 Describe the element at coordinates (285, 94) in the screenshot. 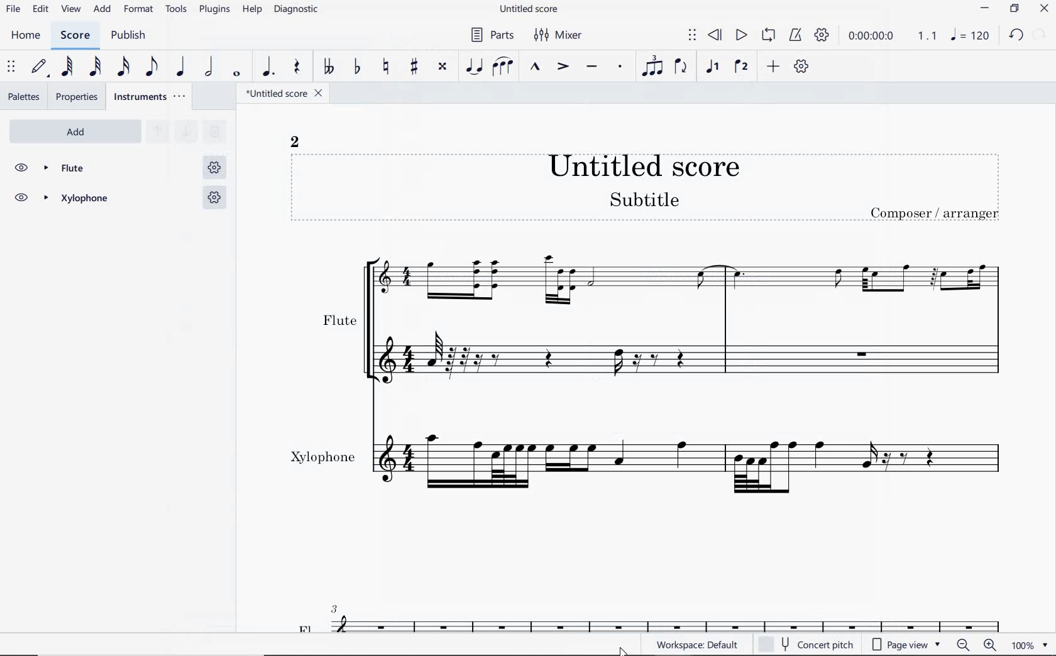

I see `FILE NAME` at that location.